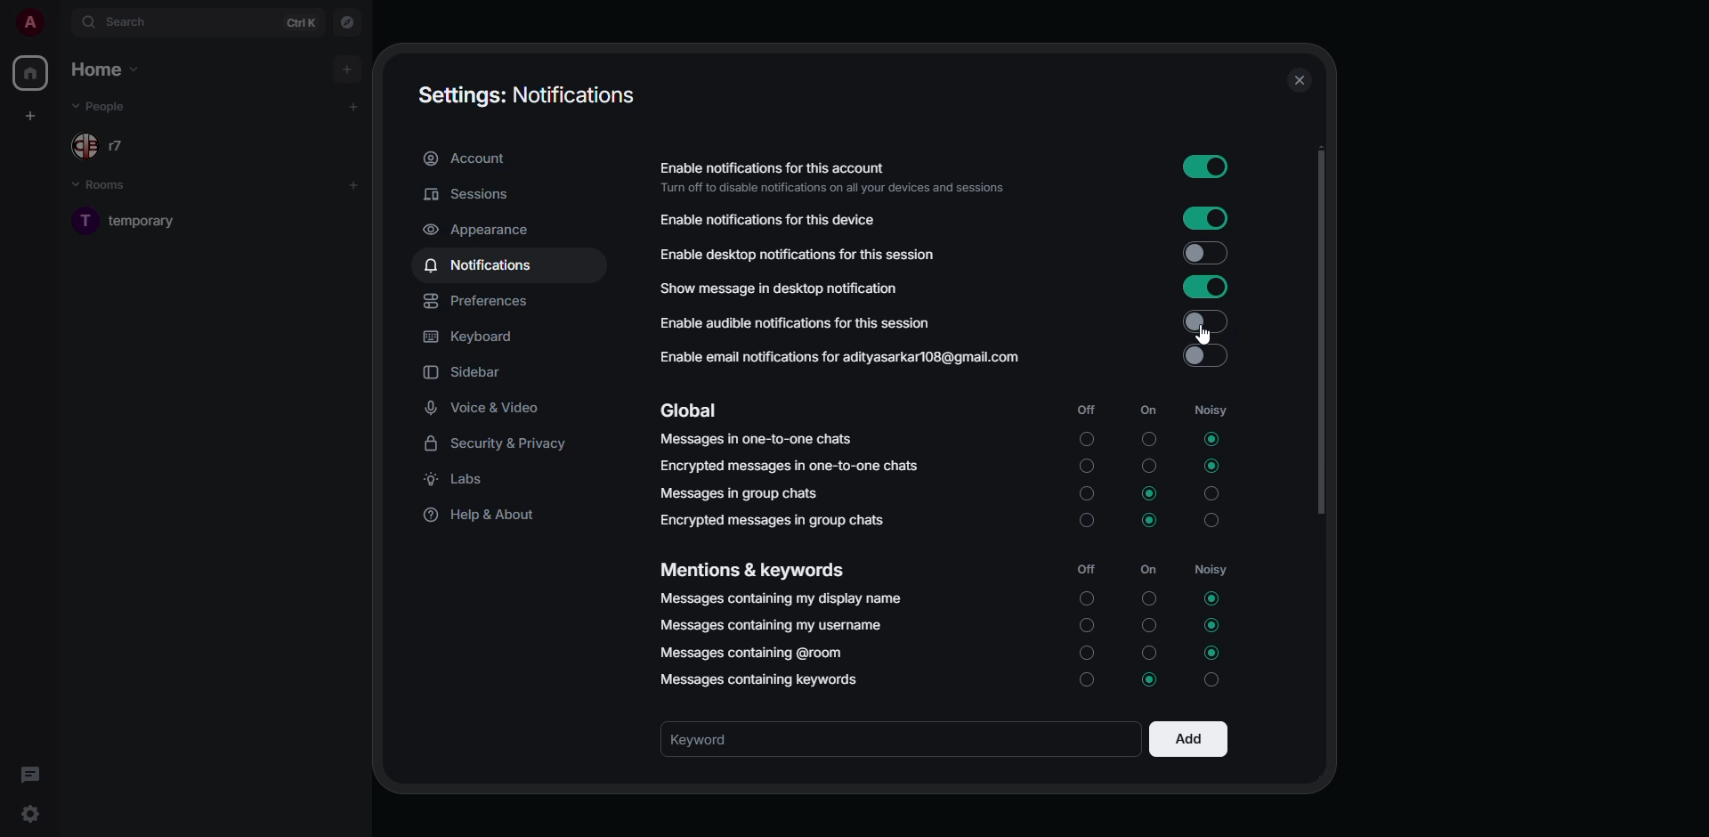 This screenshot has width=1709, height=837. Describe the element at coordinates (1088, 681) in the screenshot. I see `Off Unselected` at that location.